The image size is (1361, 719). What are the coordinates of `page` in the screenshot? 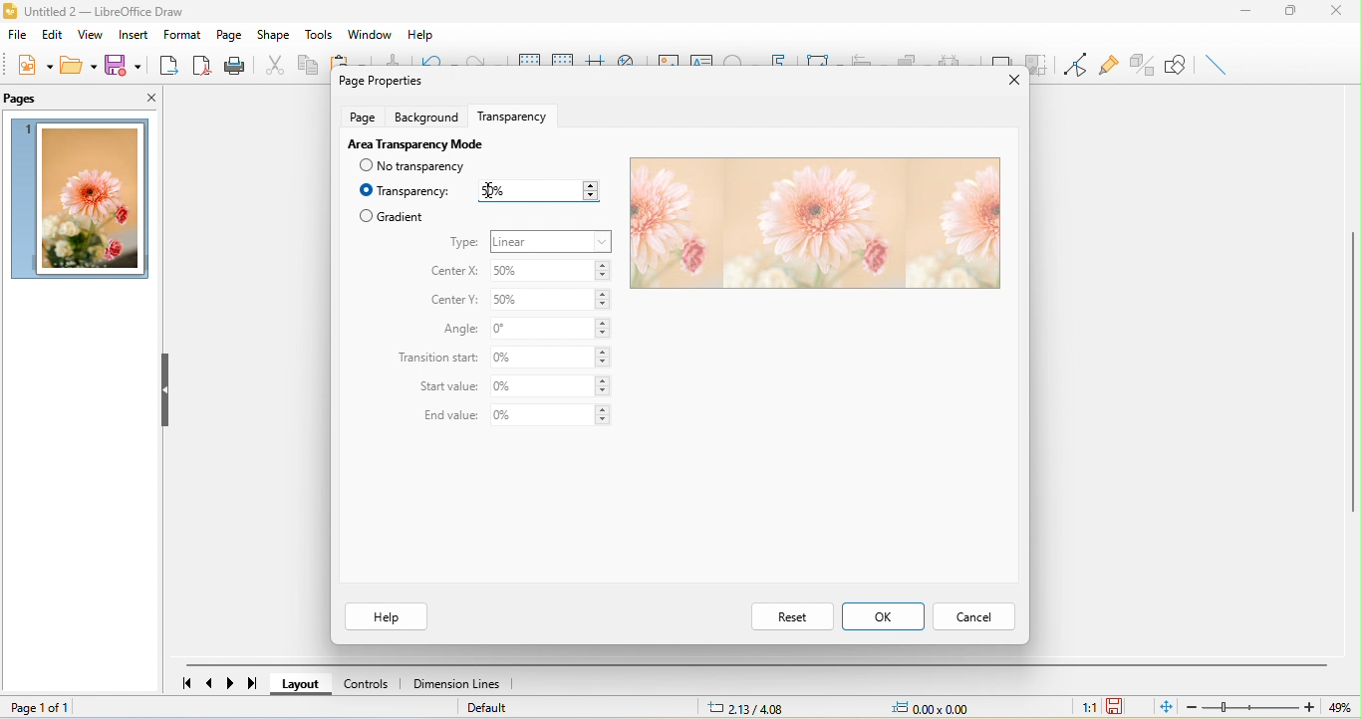 It's located at (231, 34).